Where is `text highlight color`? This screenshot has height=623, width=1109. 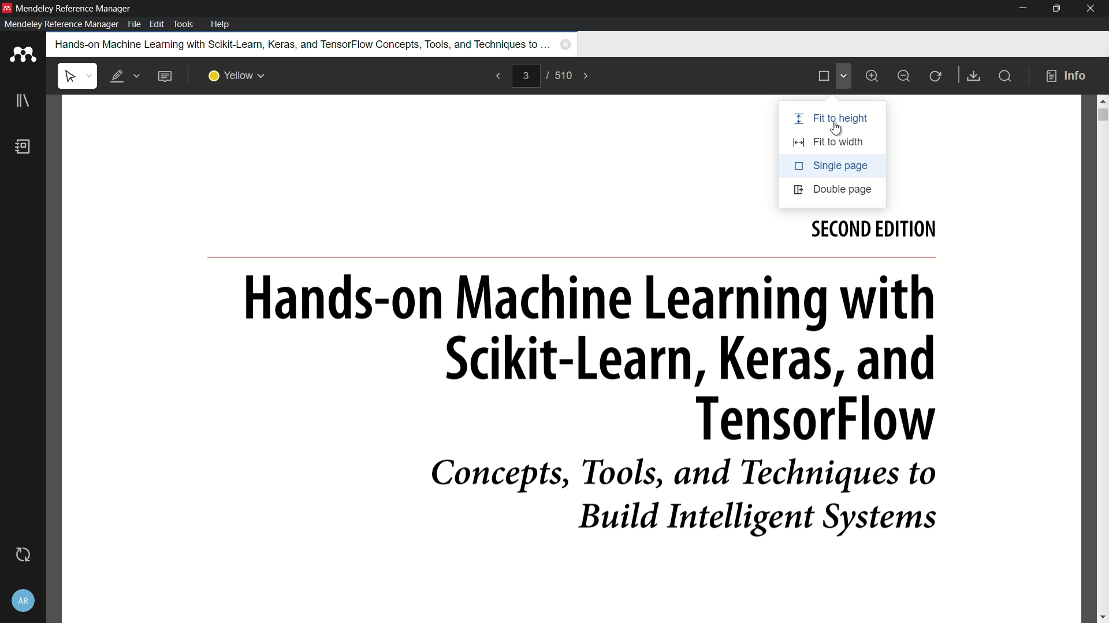
text highlight color is located at coordinates (237, 77).